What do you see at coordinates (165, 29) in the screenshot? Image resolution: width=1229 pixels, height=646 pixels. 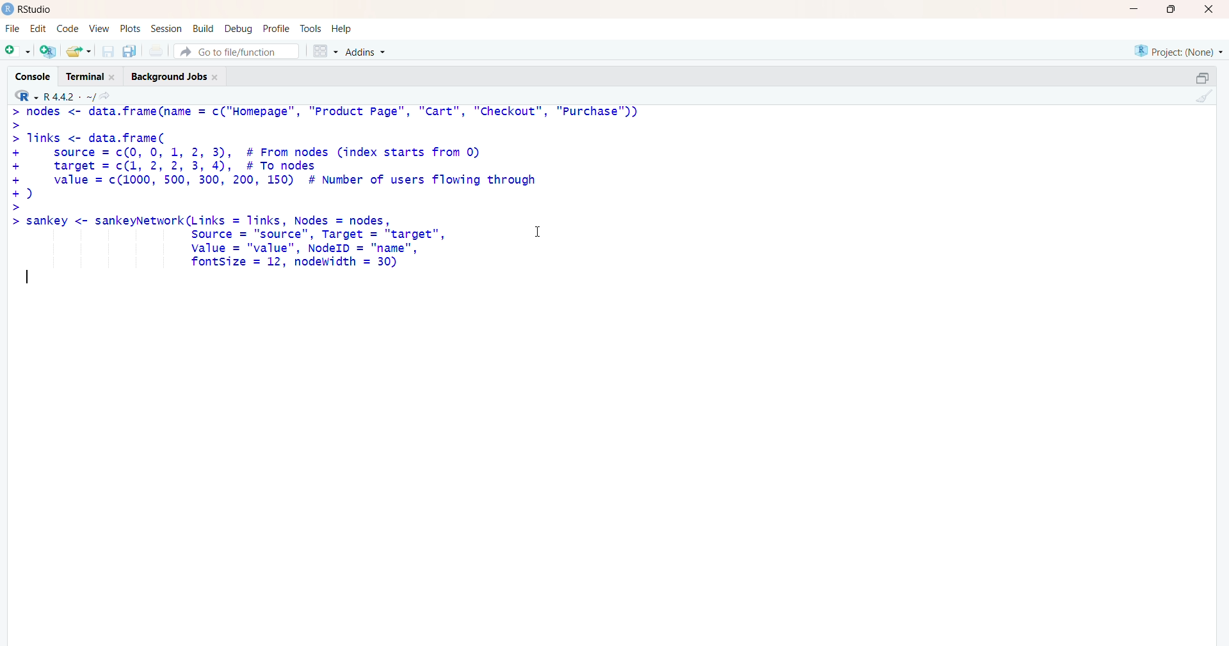 I see `session` at bounding box center [165, 29].